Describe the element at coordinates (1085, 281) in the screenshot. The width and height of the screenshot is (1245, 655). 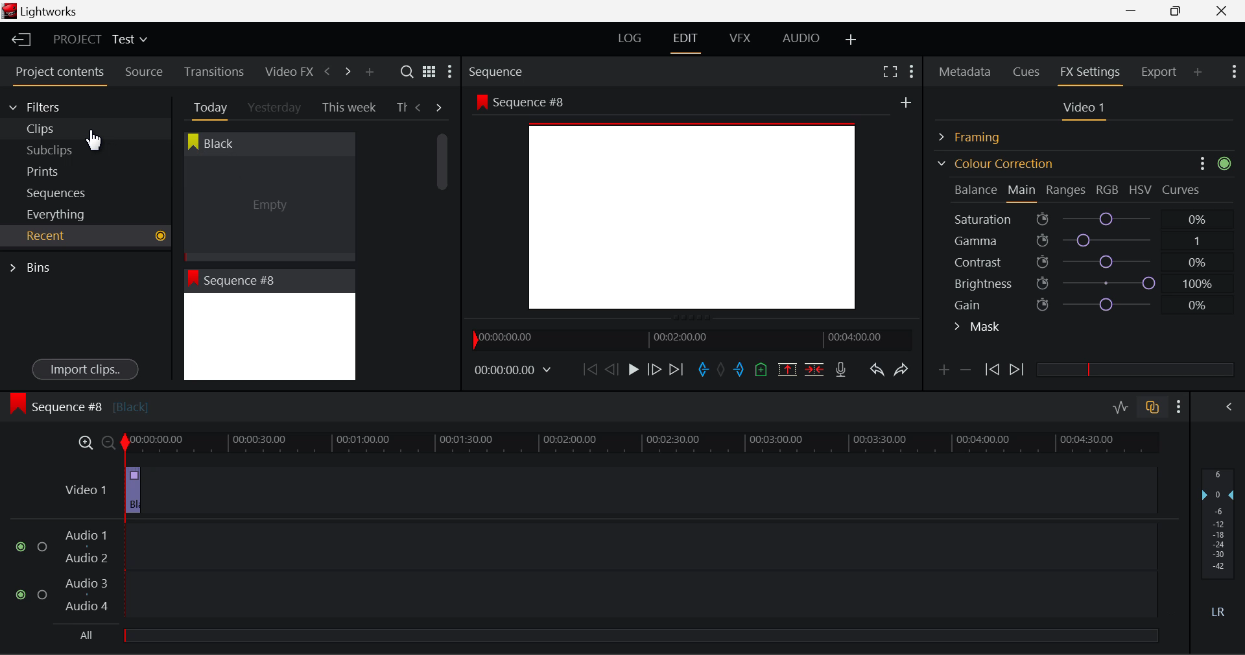
I see `Brightness` at that location.